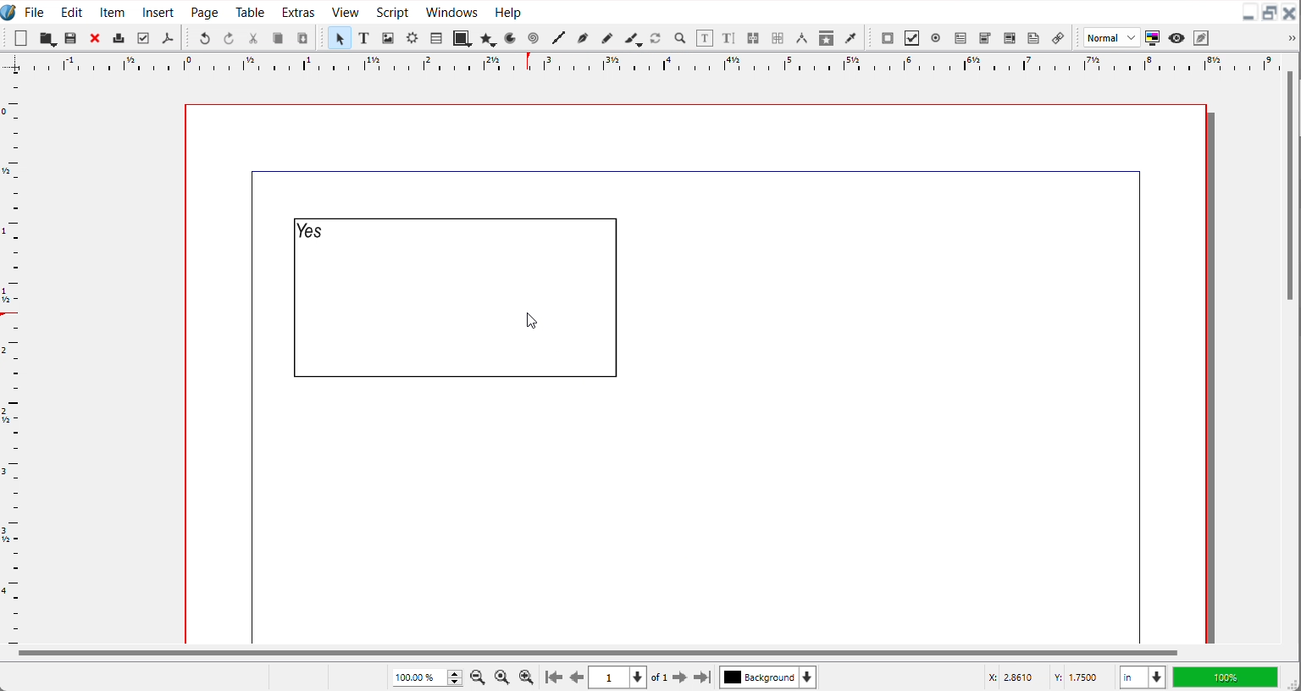 Image resolution: width=1301 pixels, height=691 pixels. I want to click on Rotate item, so click(656, 38).